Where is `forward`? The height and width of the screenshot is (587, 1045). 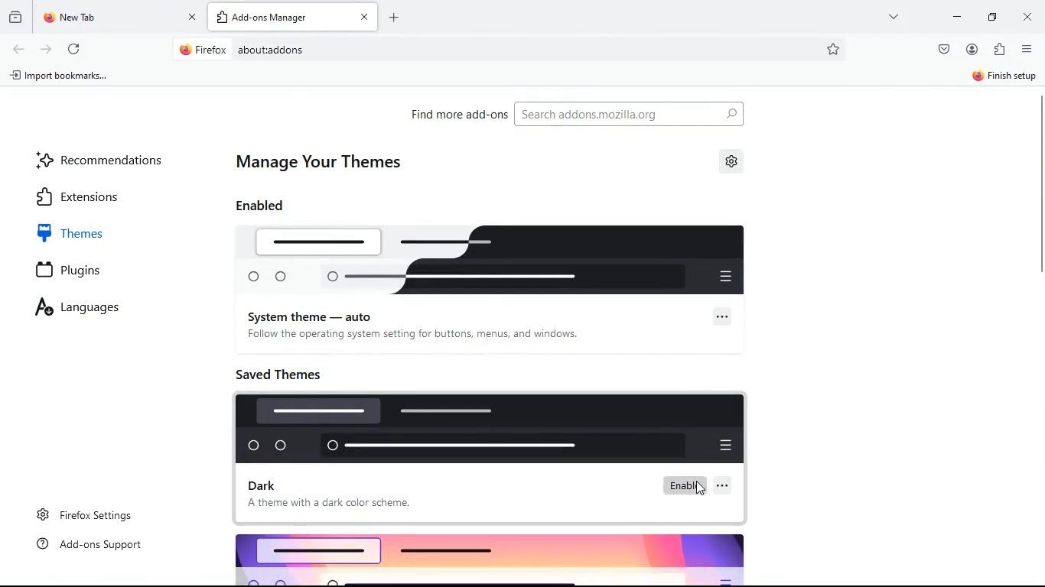 forward is located at coordinates (45, 48).